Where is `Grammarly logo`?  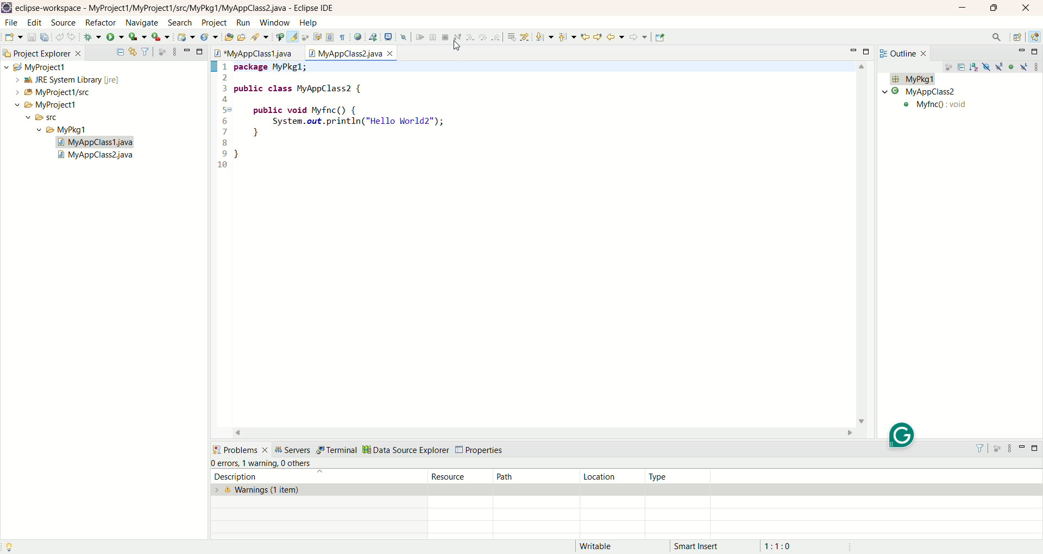
Grammarly logo is located at coordinates (904, 435).